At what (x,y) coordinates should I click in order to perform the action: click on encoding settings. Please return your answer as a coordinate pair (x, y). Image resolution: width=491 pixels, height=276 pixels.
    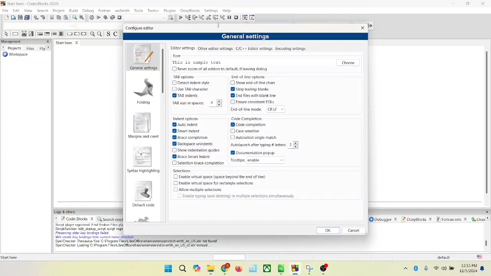
    Looking at the image, I should click on (290, 49).